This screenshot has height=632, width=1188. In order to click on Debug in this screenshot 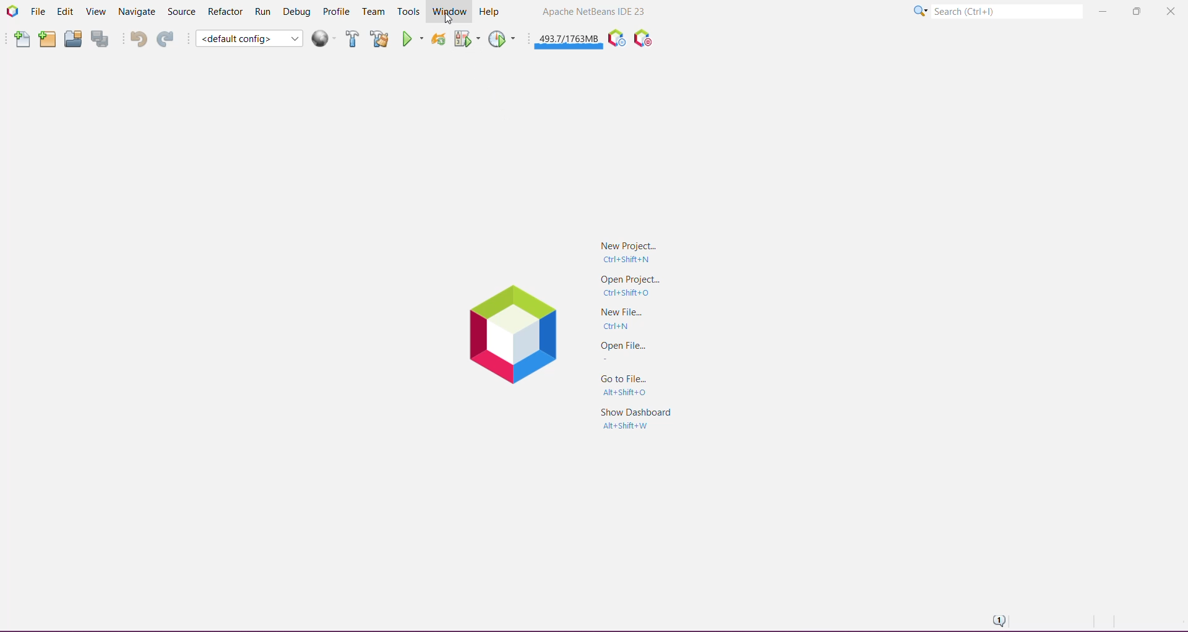, I will do `click(297, 11)`.